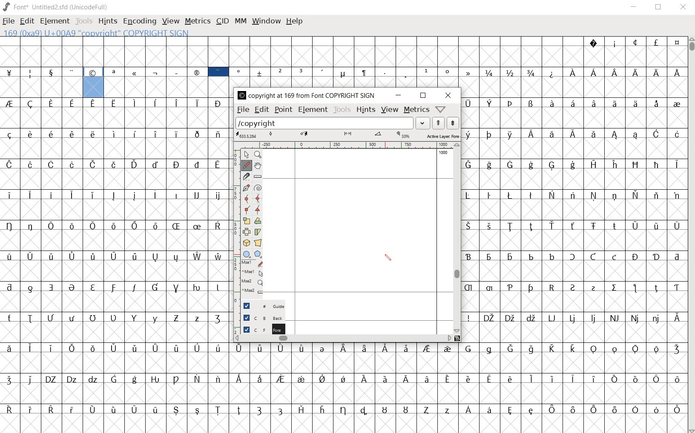 This screenshot has height=433, width=695. Describe the element at coordinates (257, 166) in the screenshot. I see `scroll by hand` at that location.